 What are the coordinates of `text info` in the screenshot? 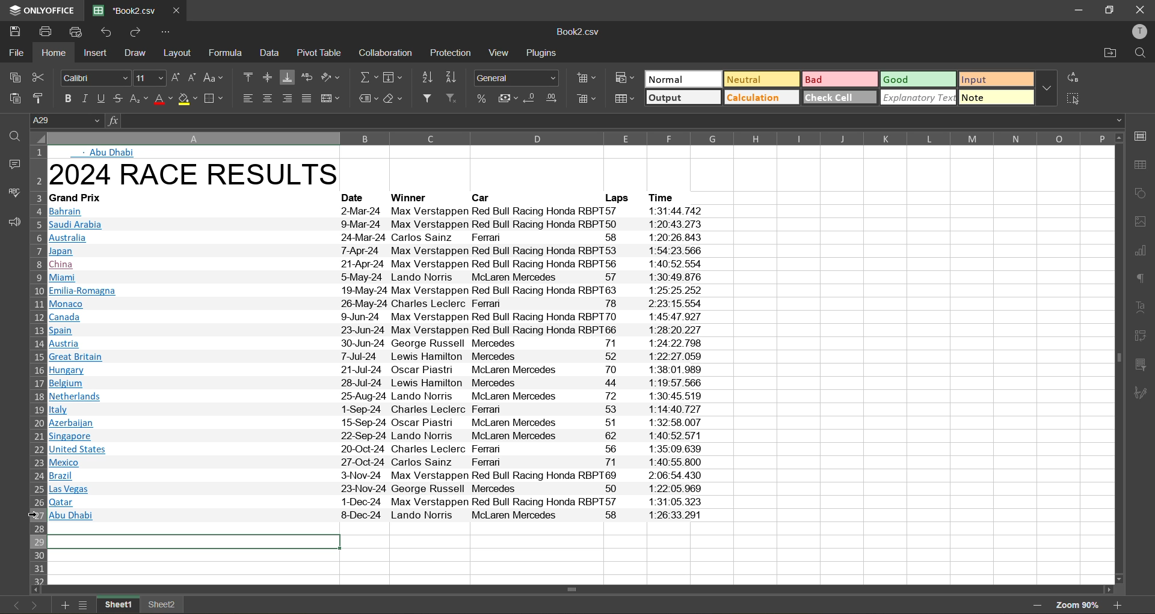 It's located at (377, 212).